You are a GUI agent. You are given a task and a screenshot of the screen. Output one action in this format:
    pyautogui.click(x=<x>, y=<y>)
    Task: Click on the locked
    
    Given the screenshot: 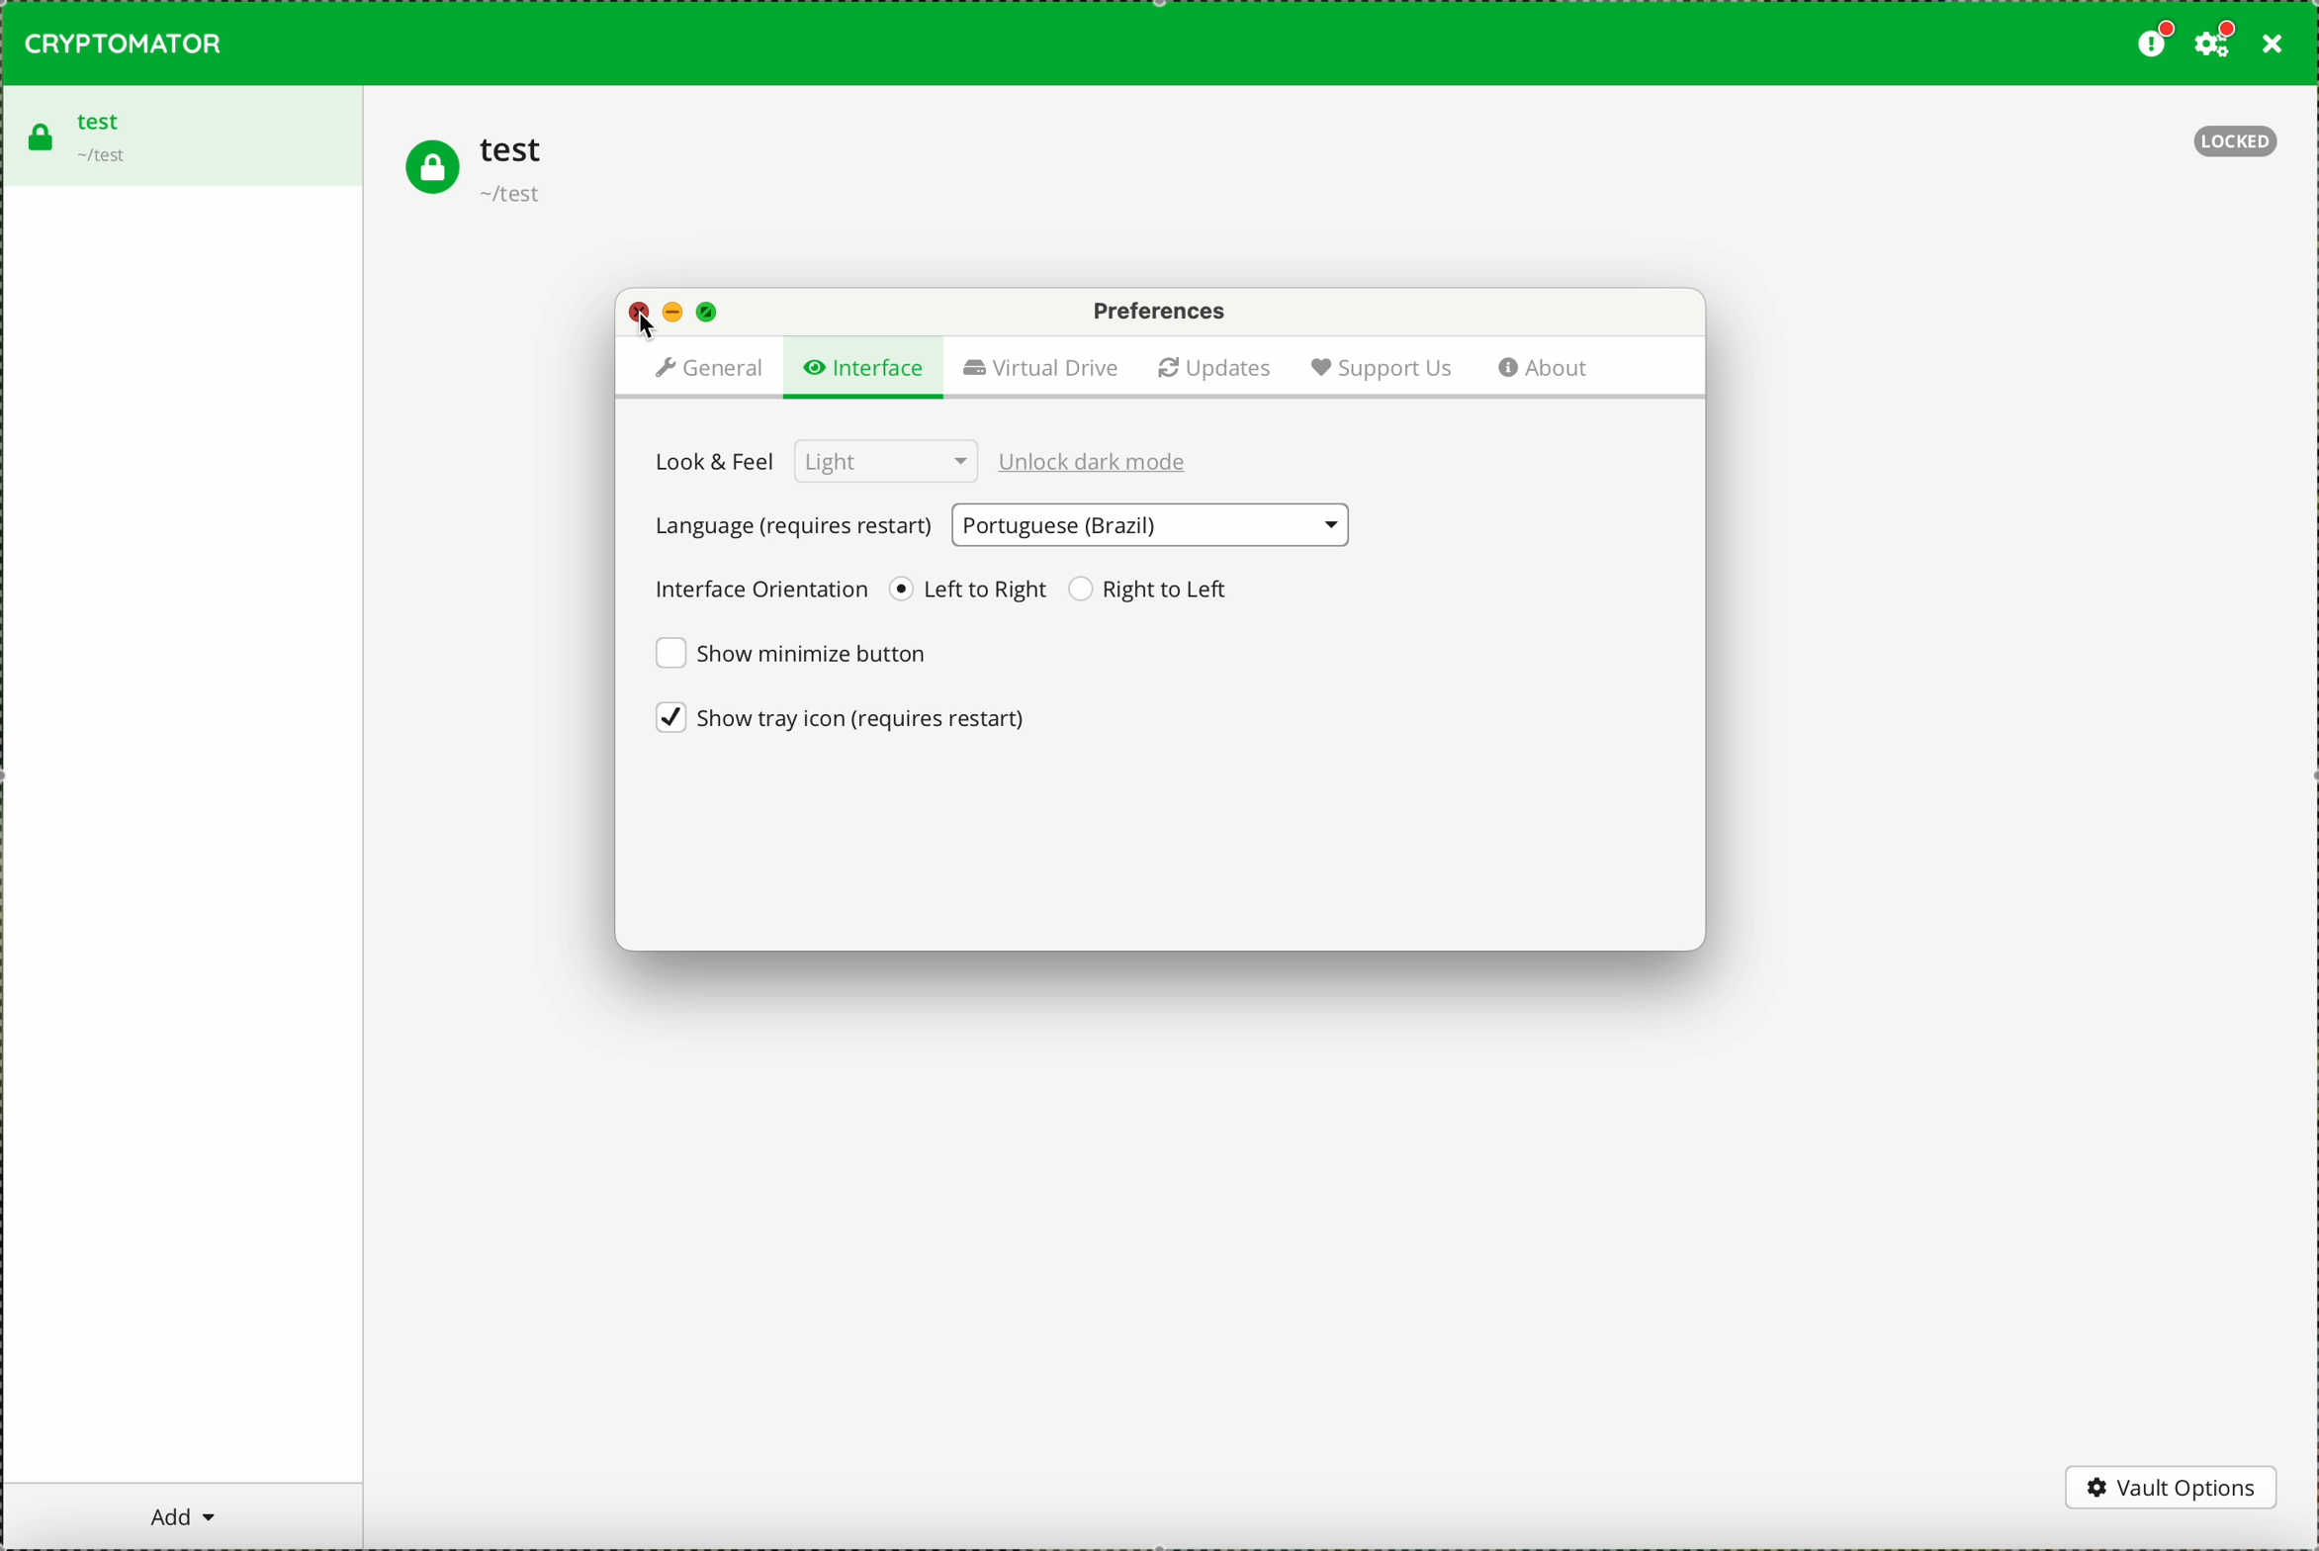 What is the action you would take?
    pyautogui.click(x=2236, y=141)
    